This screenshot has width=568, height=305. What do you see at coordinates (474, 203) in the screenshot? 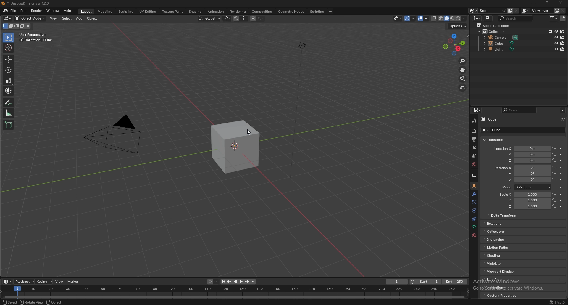
I see `particle` at bounding box center [474, 203].